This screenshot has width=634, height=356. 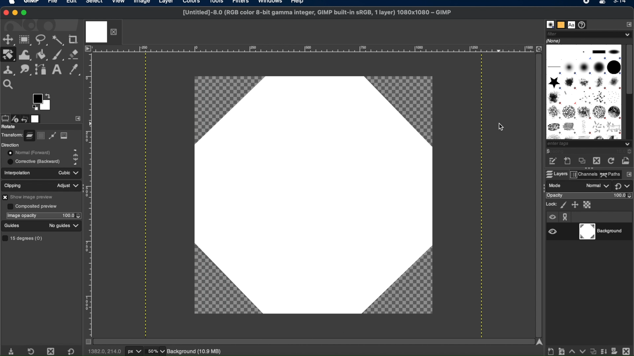 What do you see at coordinates (316, 15) in the screenshot?
I see `[Untitled]-8.0 (RGB color 8-bit gamma integer, GIMP built-in sRGB, 1 layer) 1080x1080 - GIMP` at bounding box center [316, 15].